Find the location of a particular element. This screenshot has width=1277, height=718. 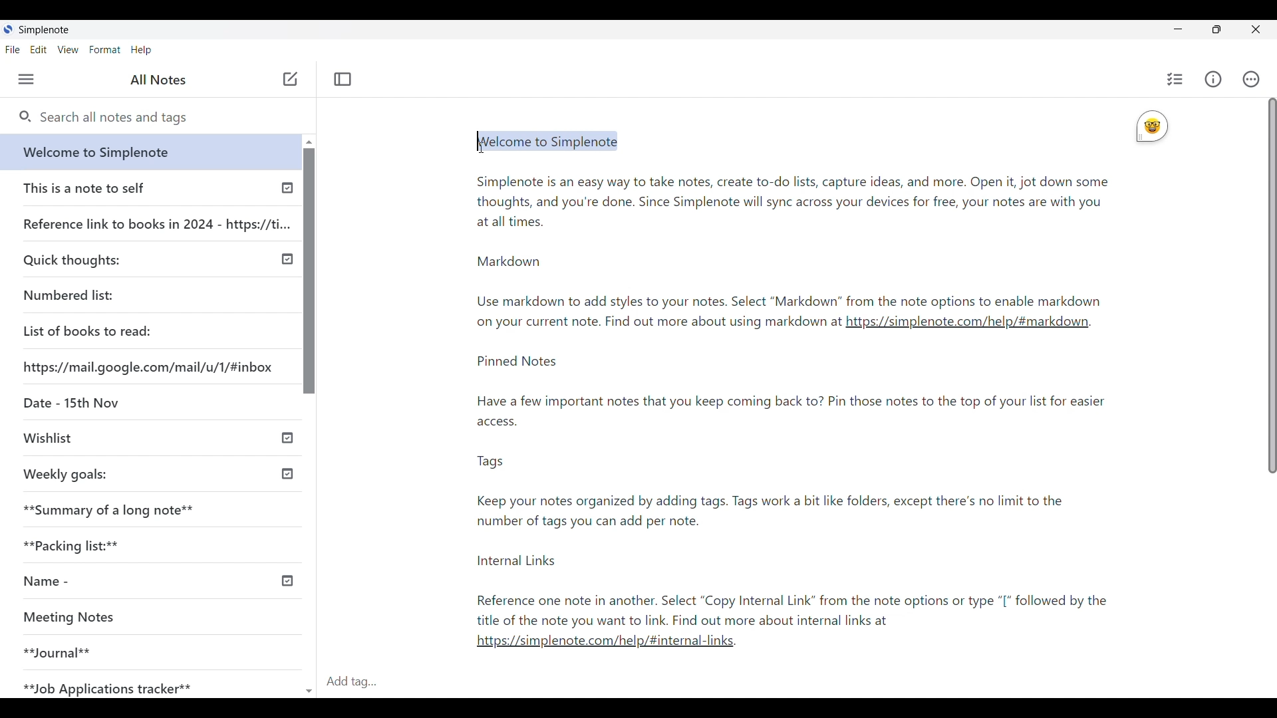

Job Application tracker is located at coordinates (104, 685).